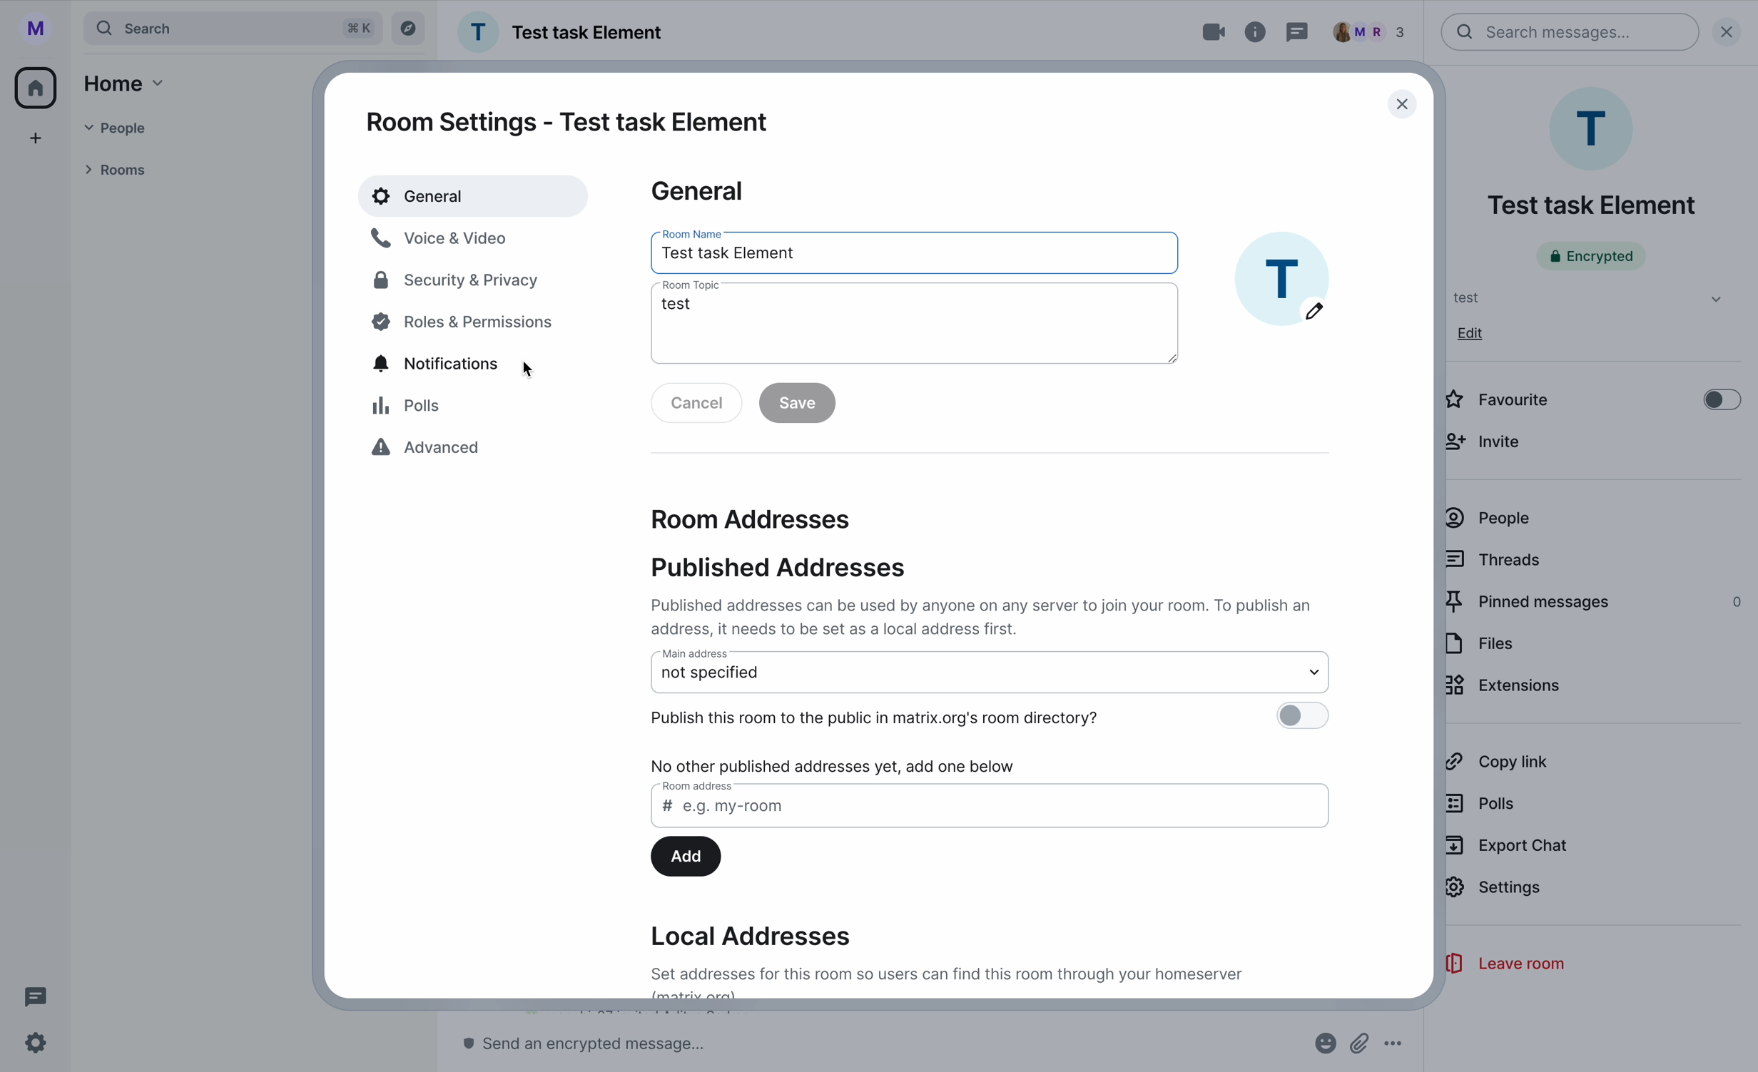 The image size is (1758, 1072). I want to click on room info, so click(1257, 32).